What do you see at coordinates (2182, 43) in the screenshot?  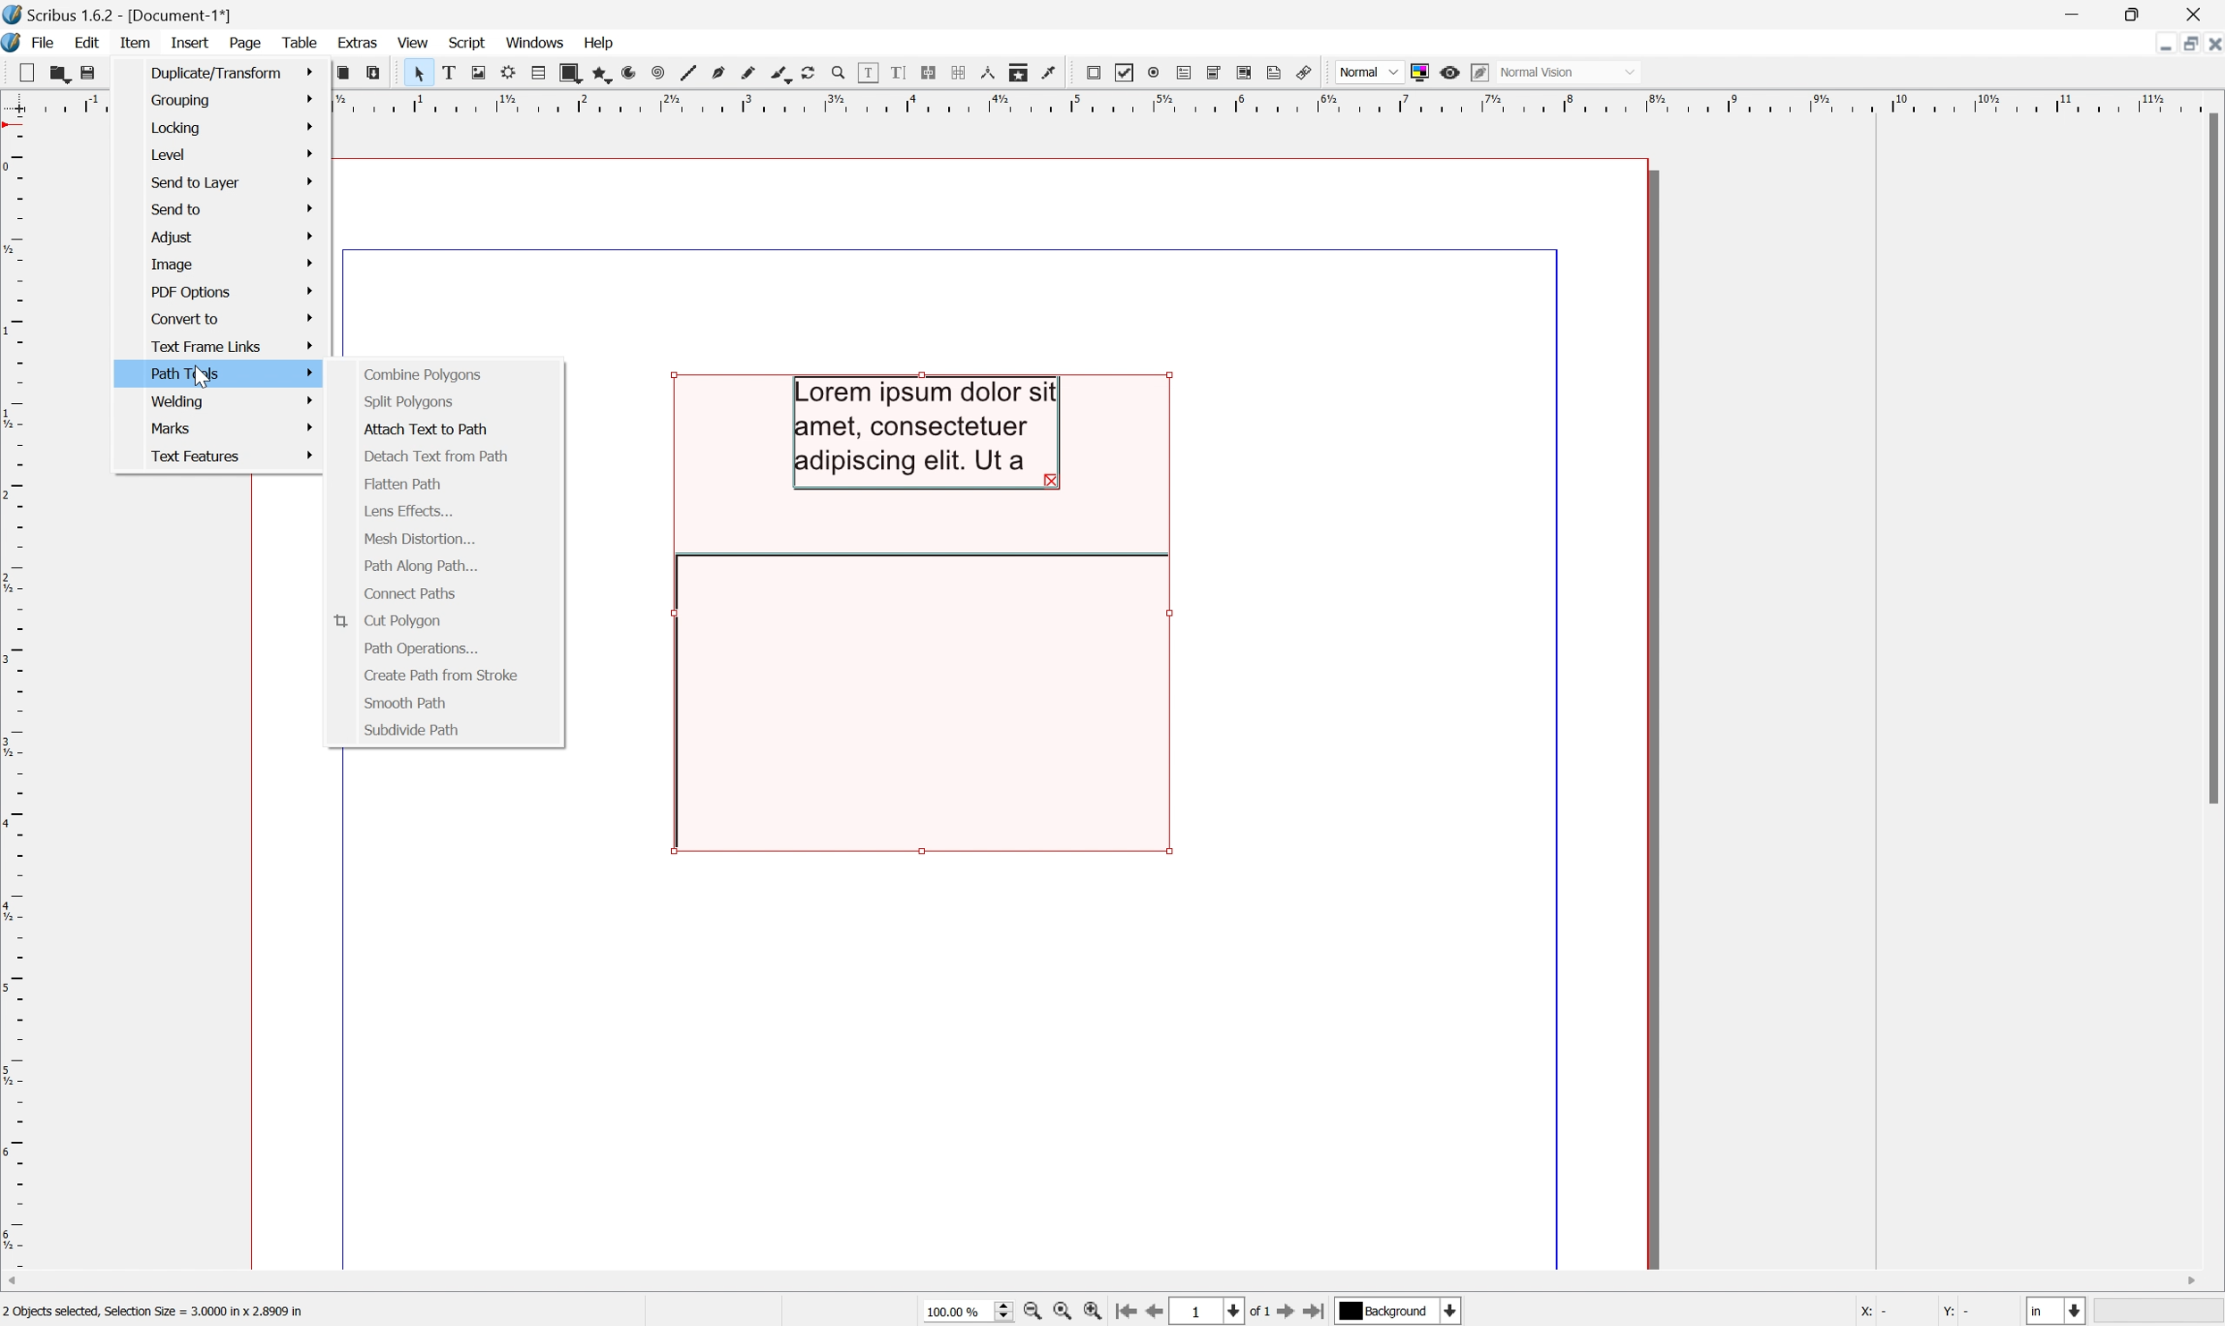 I see `Restore down` at bounding box center [2182, 43].